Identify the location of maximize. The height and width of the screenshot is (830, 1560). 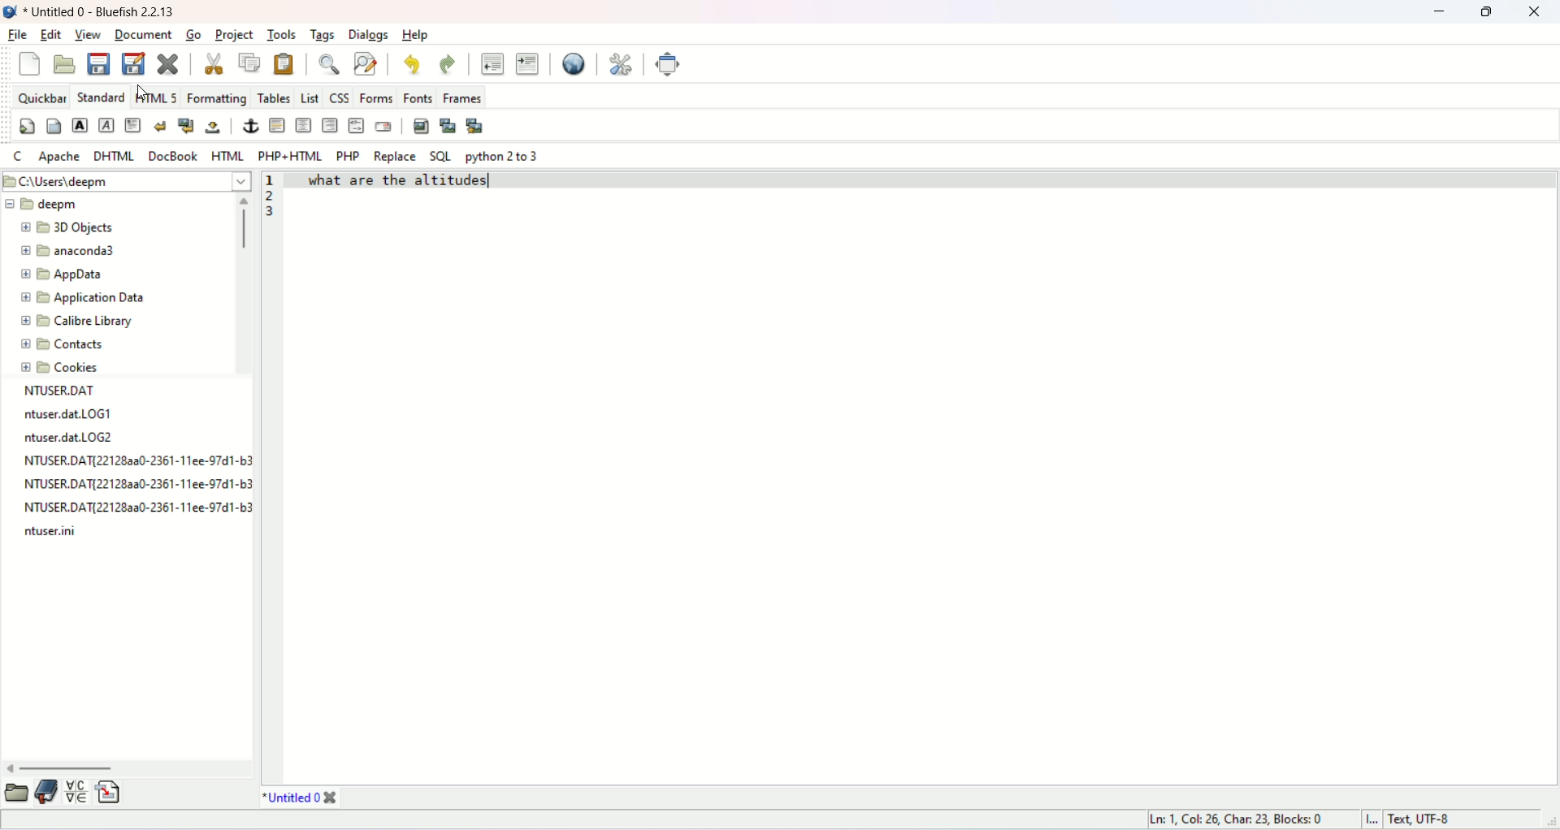
(1486, 13).